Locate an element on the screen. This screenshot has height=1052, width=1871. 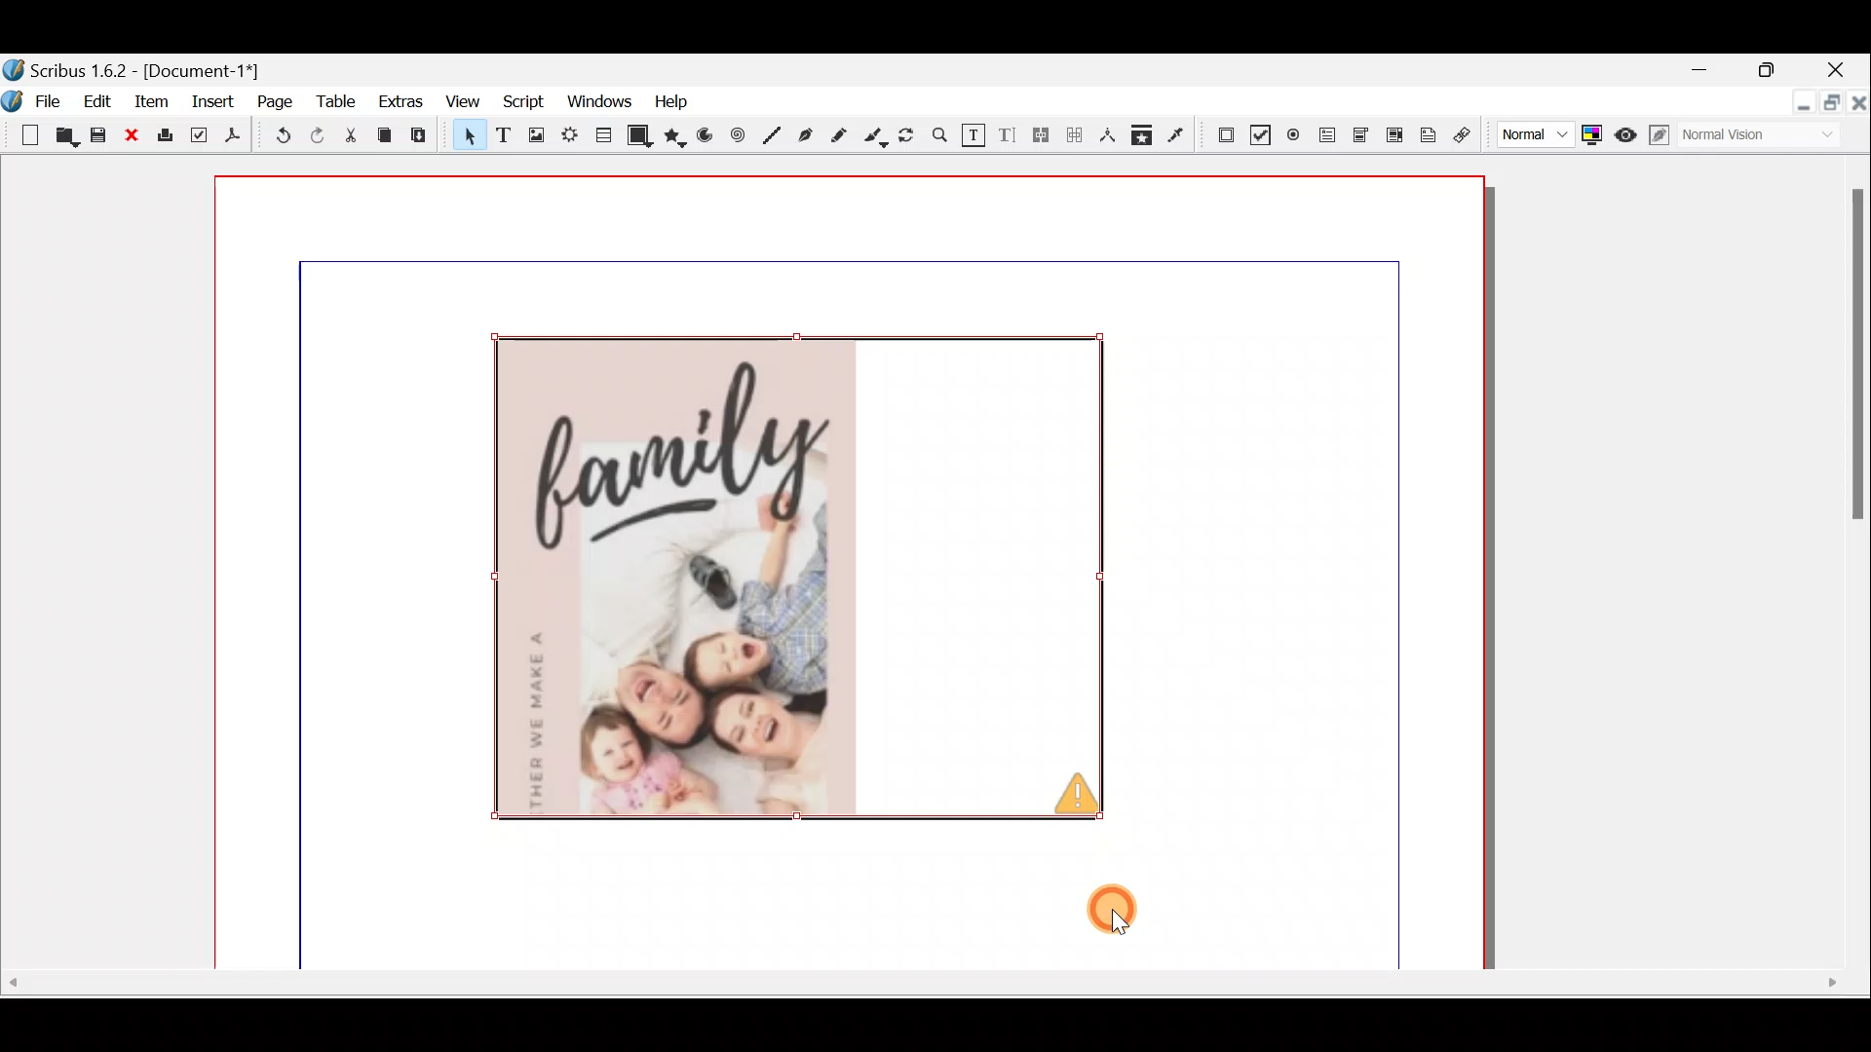
Image frame is located at coordinates (533, 137).